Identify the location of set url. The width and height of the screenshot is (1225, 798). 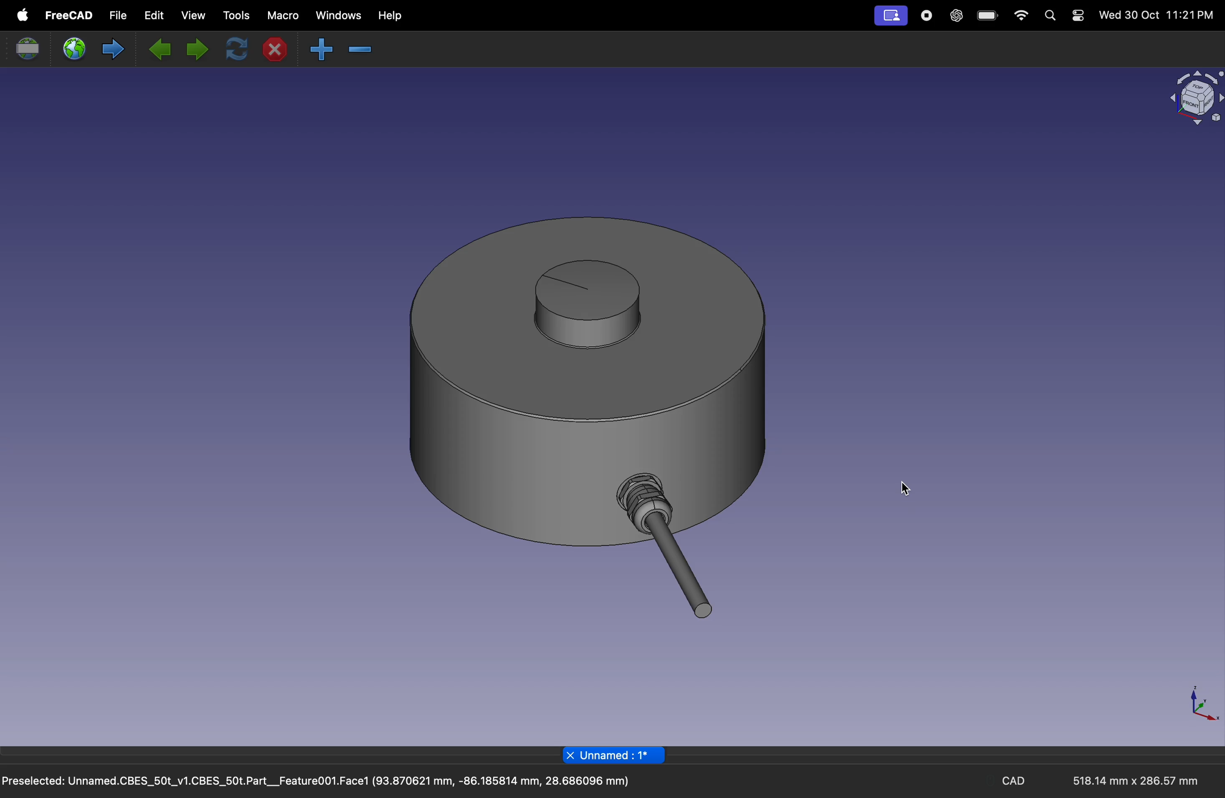
(27, 49).